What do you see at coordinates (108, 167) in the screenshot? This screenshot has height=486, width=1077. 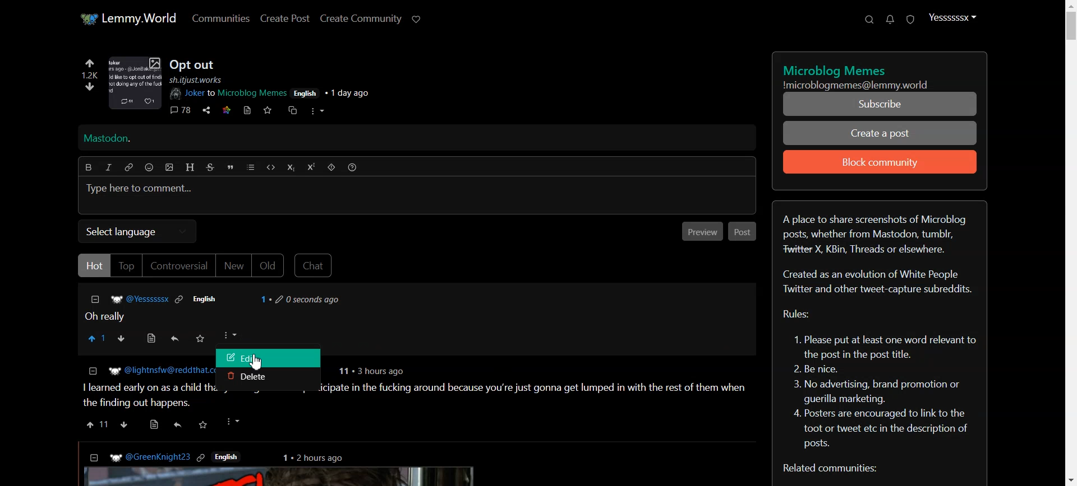 I see `Italic` at bounding box center [108, 167].